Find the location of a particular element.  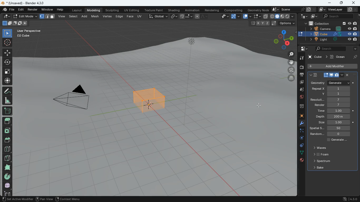

repeat x is located at coordinates (330, 89).